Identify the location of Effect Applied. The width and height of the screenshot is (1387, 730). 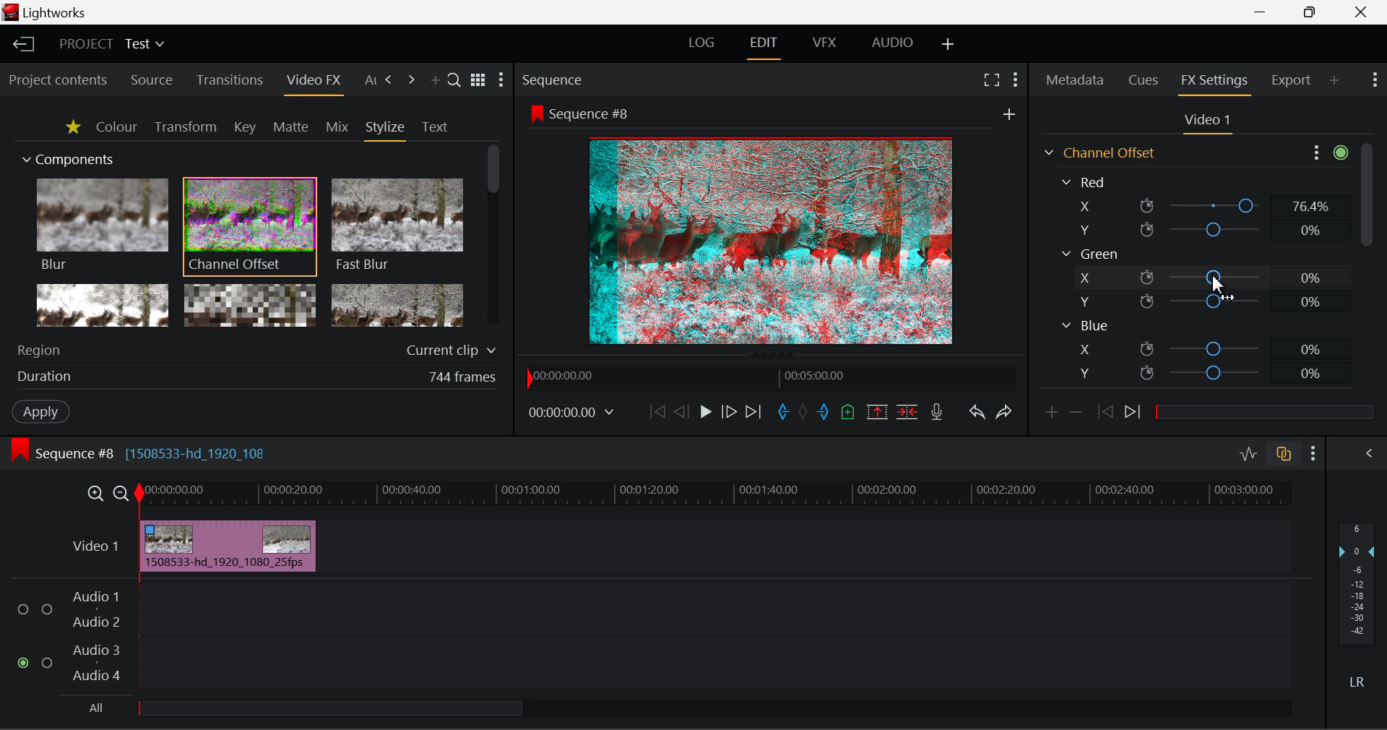
(229, 544).